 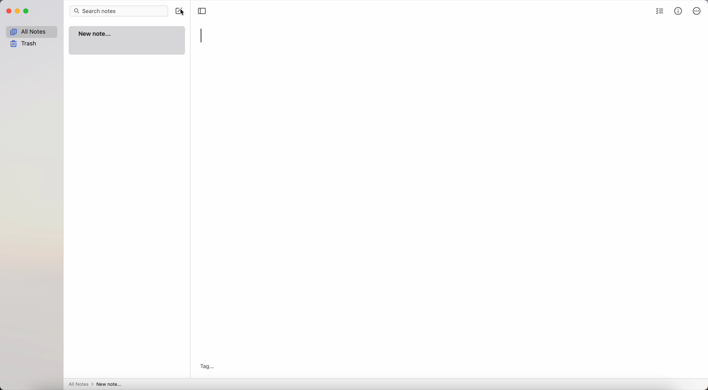 I want to click on toggle sidebar, so click(x=202, y=11).